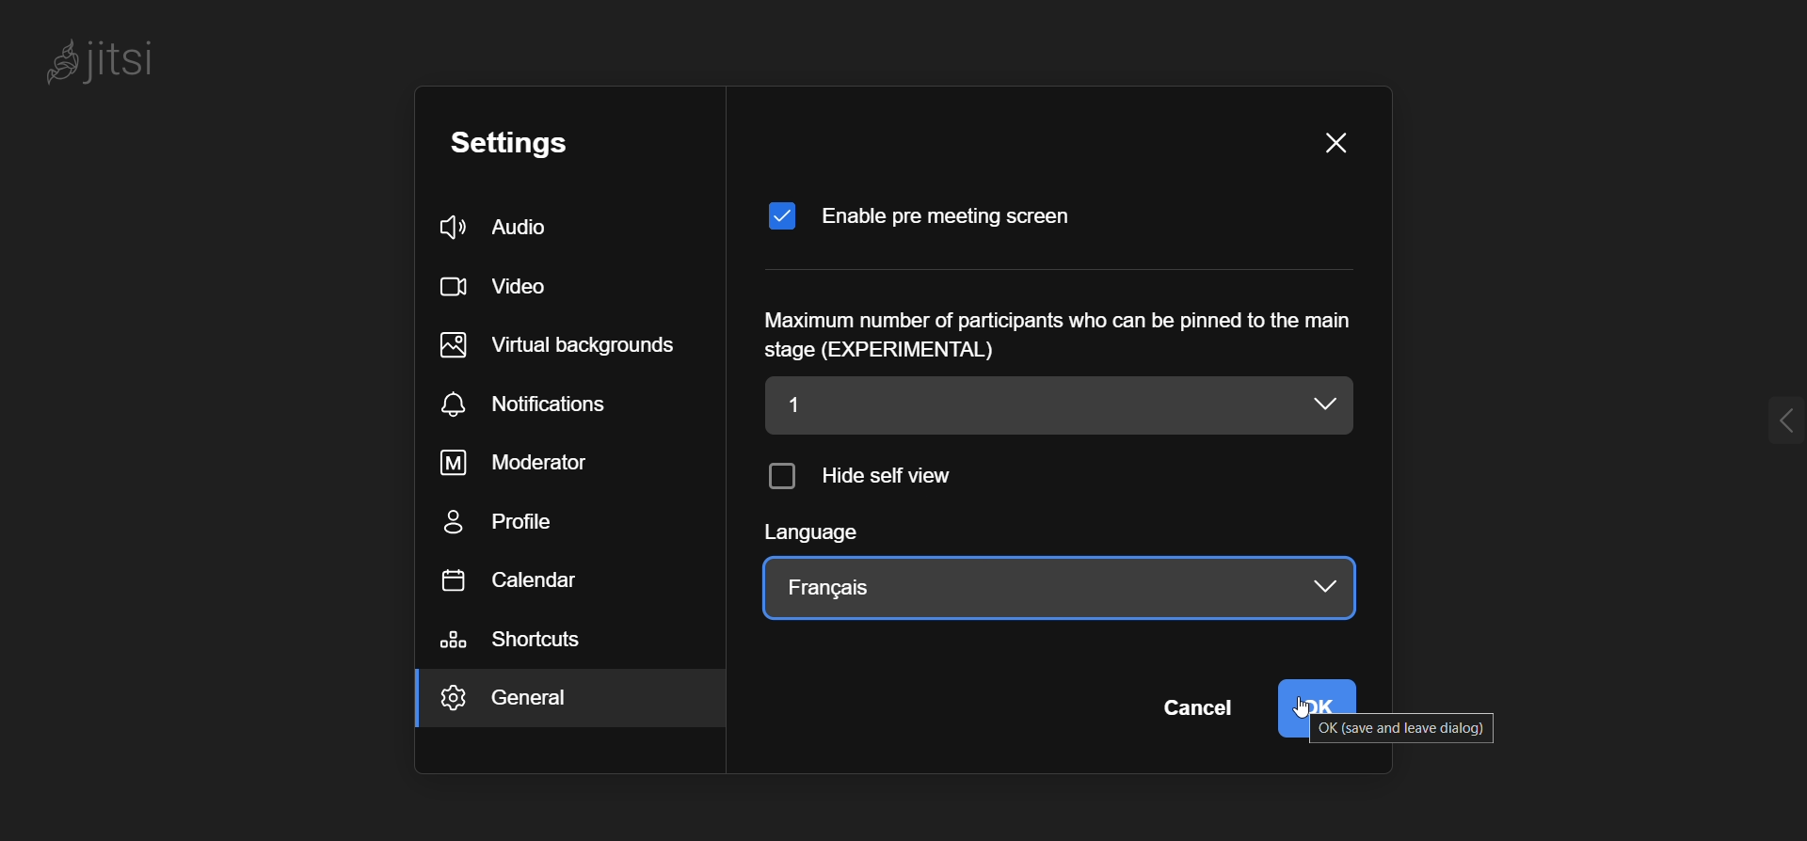 This screenshot has height=841, width=1807. I want to click on settings, so click(530, 142).